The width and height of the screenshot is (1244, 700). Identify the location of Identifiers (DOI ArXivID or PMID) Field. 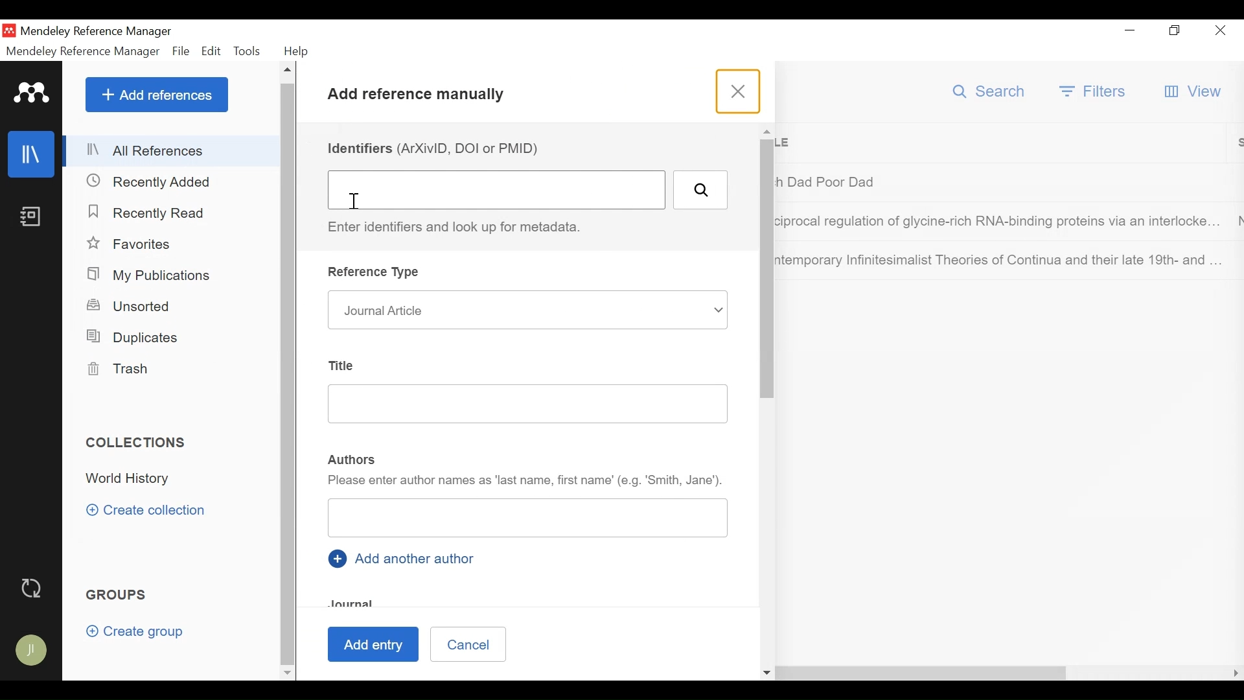
(496, 189).